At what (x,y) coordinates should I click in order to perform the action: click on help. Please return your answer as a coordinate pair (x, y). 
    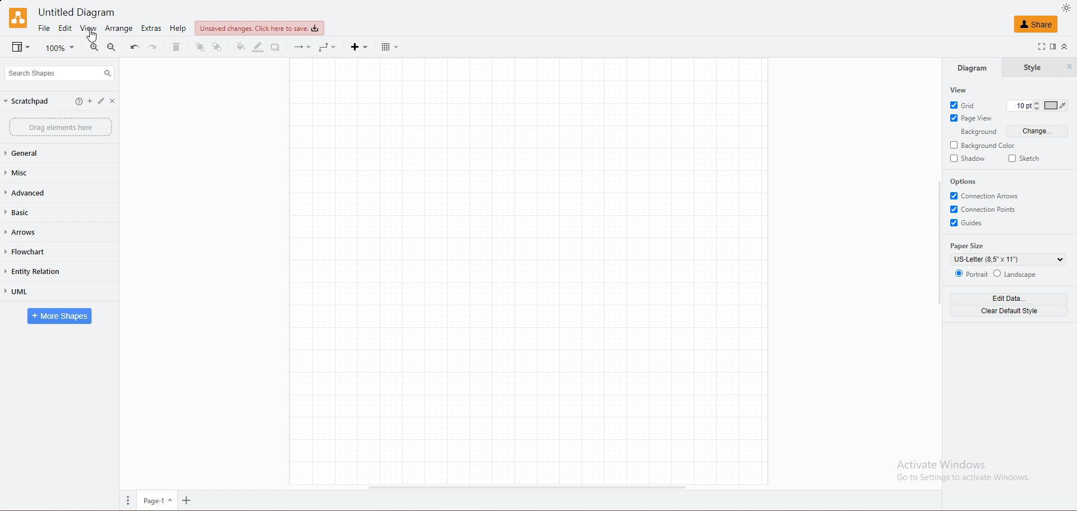
    Looking at the image, I should click on (180, 29).